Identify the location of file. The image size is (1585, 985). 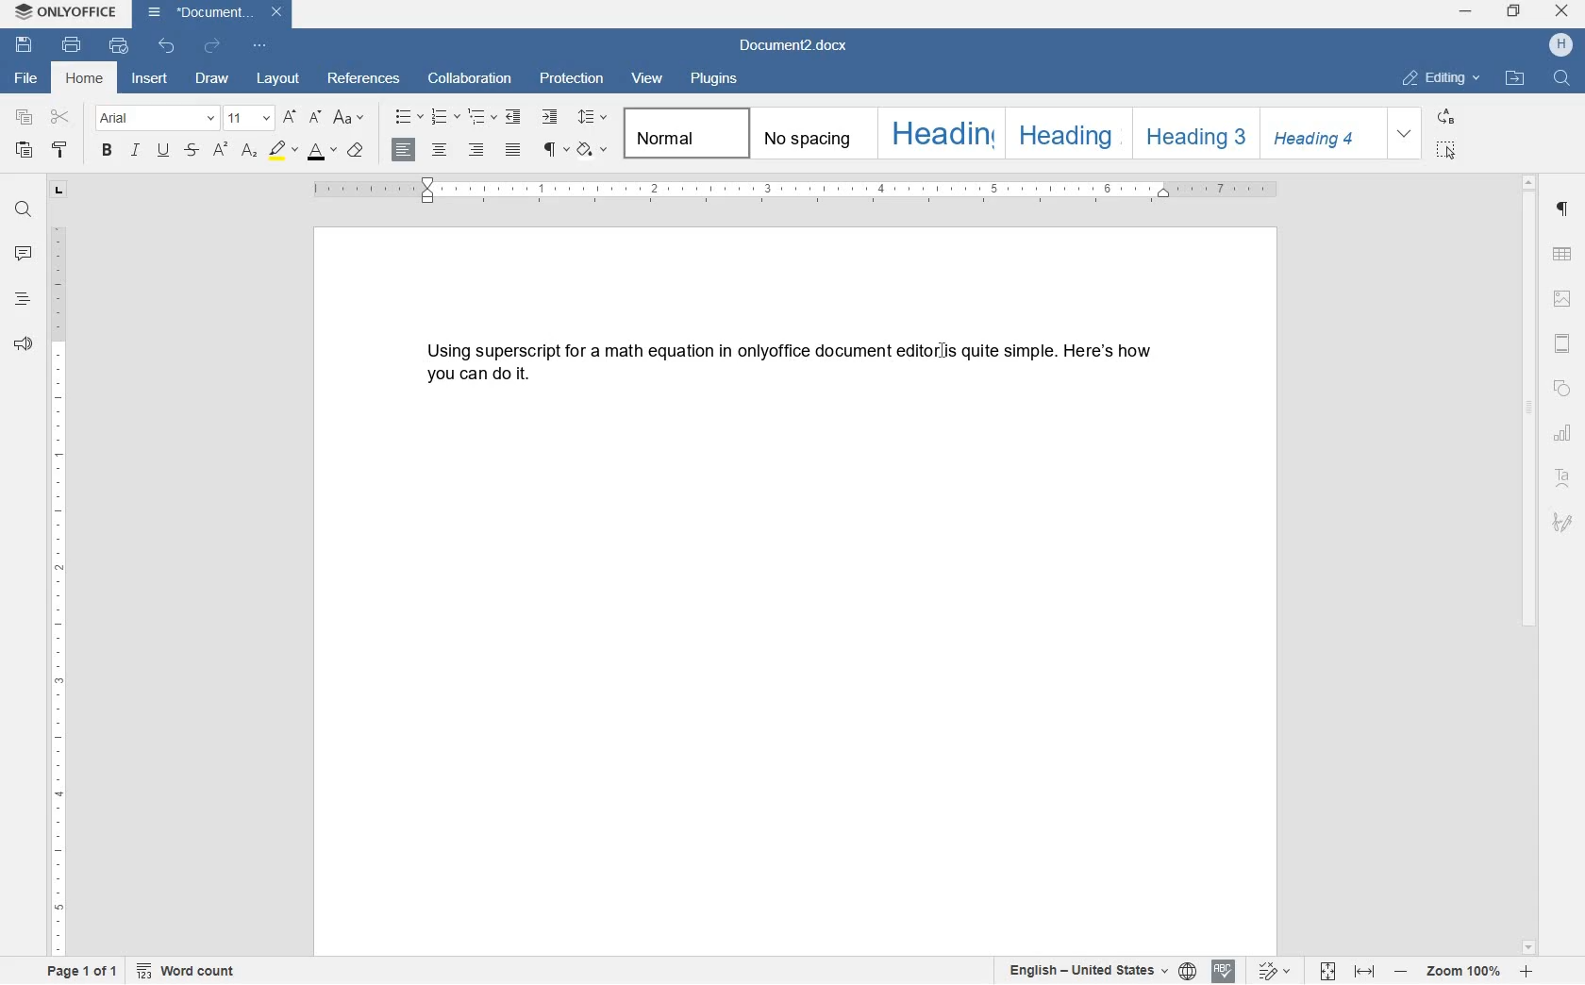
(24, 79).